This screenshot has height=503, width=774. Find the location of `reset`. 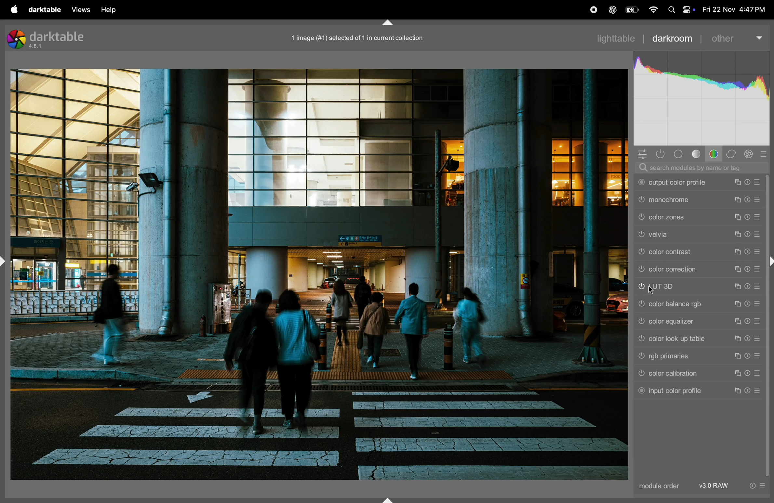

reset is located at coordinates (747, 320).